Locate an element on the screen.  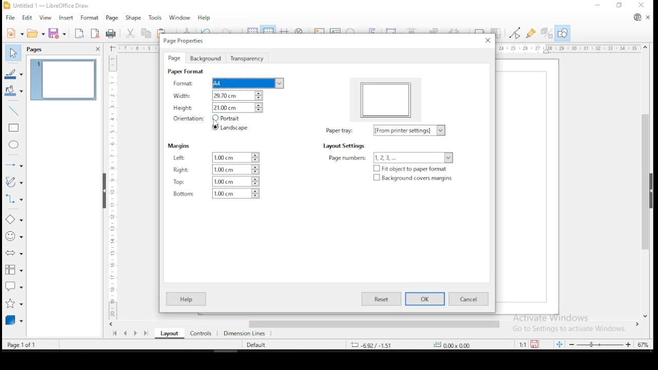
flowchart is located at coordinates (14, 271).